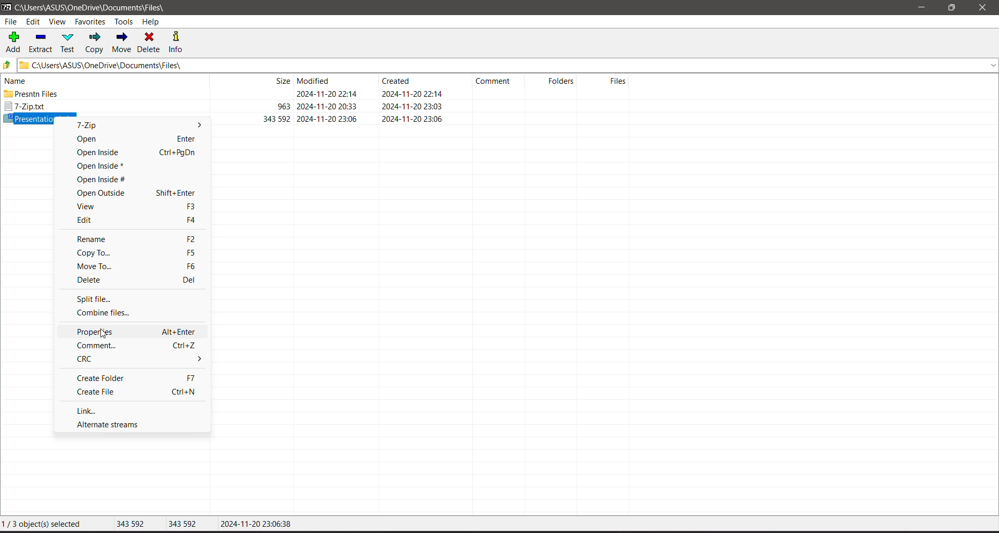 The width and height of the screenshot is (999, 533). Describe the element at coordinates (150, 42) in the screenshot. I see `Delete` at that location.